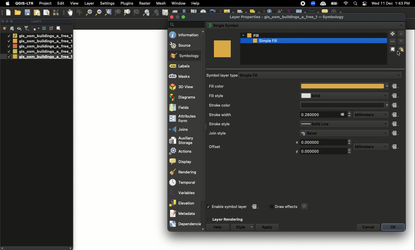  Describe the element at coordinates (44, 29) in the screenshot. I see `Sort descending` at that location.